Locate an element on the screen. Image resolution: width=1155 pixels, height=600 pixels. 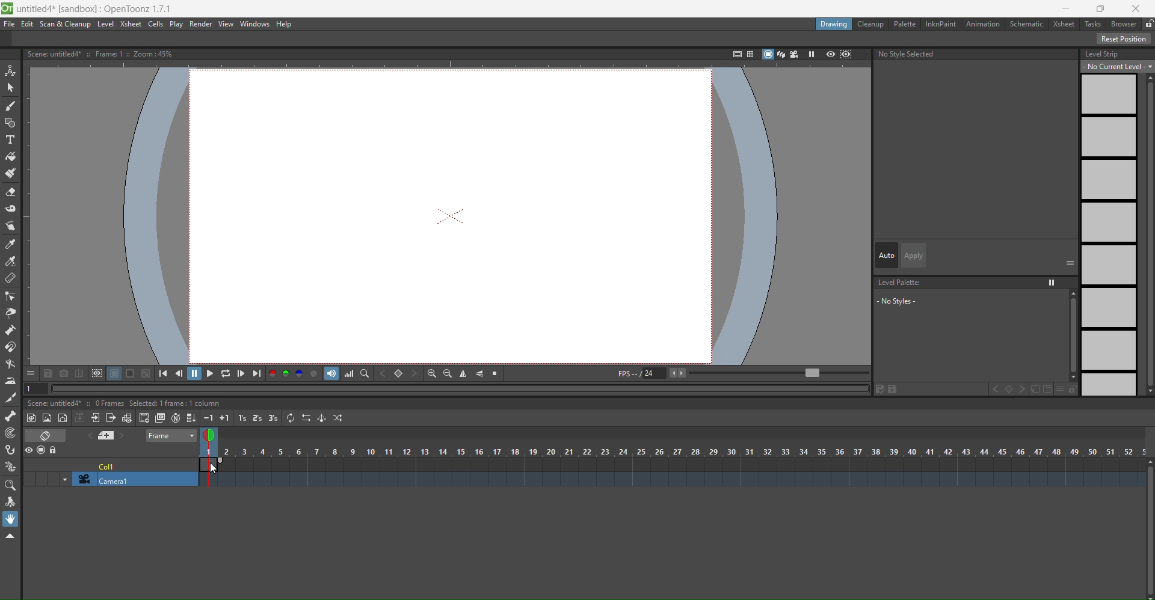
 is located at coordinates (46, 435).